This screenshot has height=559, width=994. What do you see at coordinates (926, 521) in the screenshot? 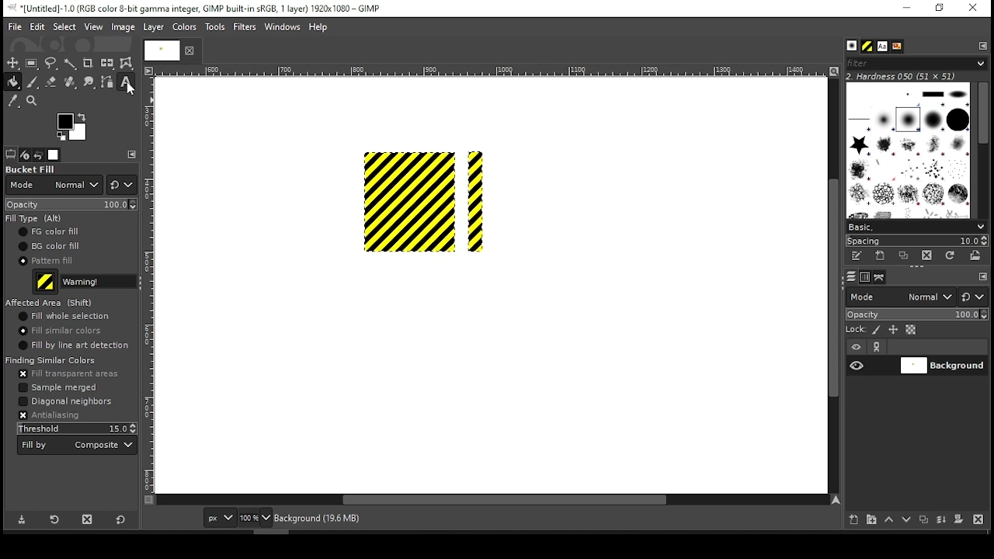
I see `duplicate layer` at bounding box center [926, 521].